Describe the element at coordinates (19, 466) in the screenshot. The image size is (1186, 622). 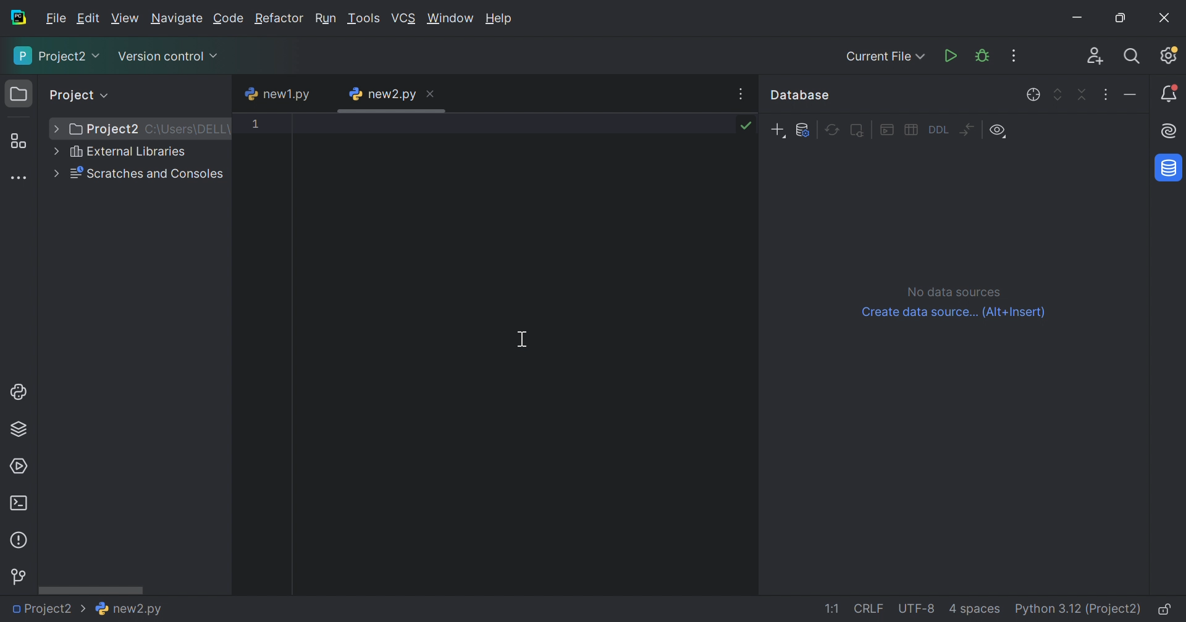
I see `Services` at that location.